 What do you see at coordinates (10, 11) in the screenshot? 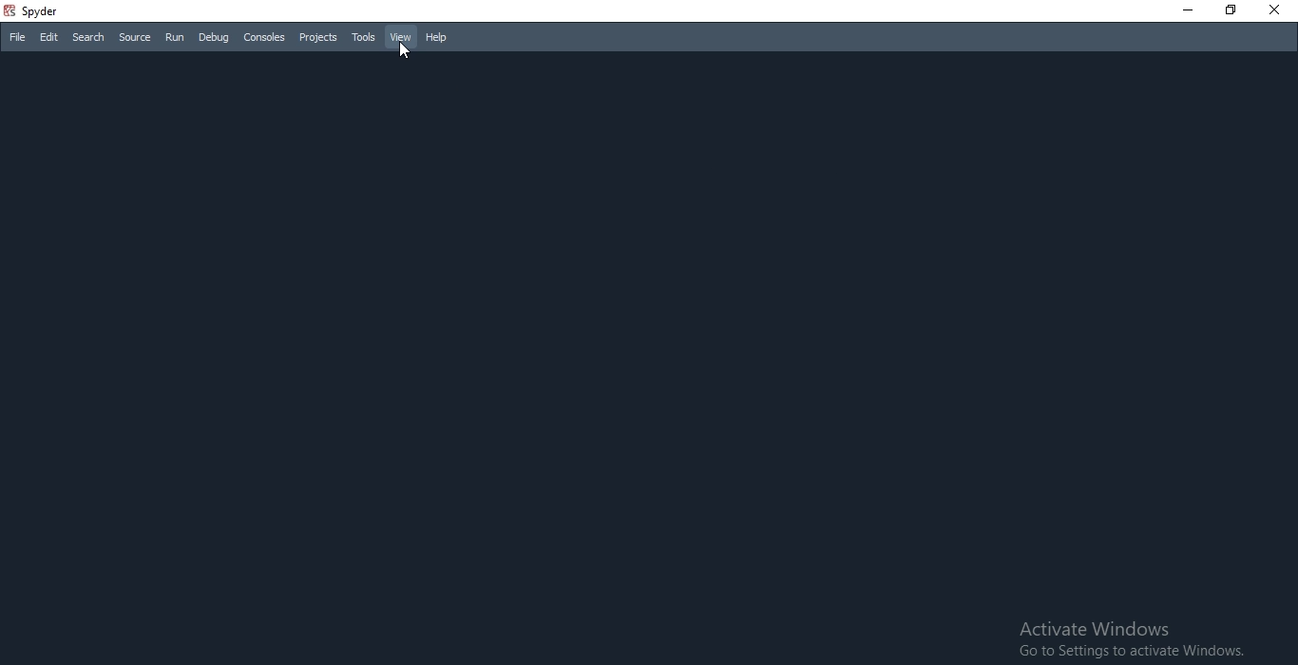
I see `spyder logo` at bounding box center [10, 11].